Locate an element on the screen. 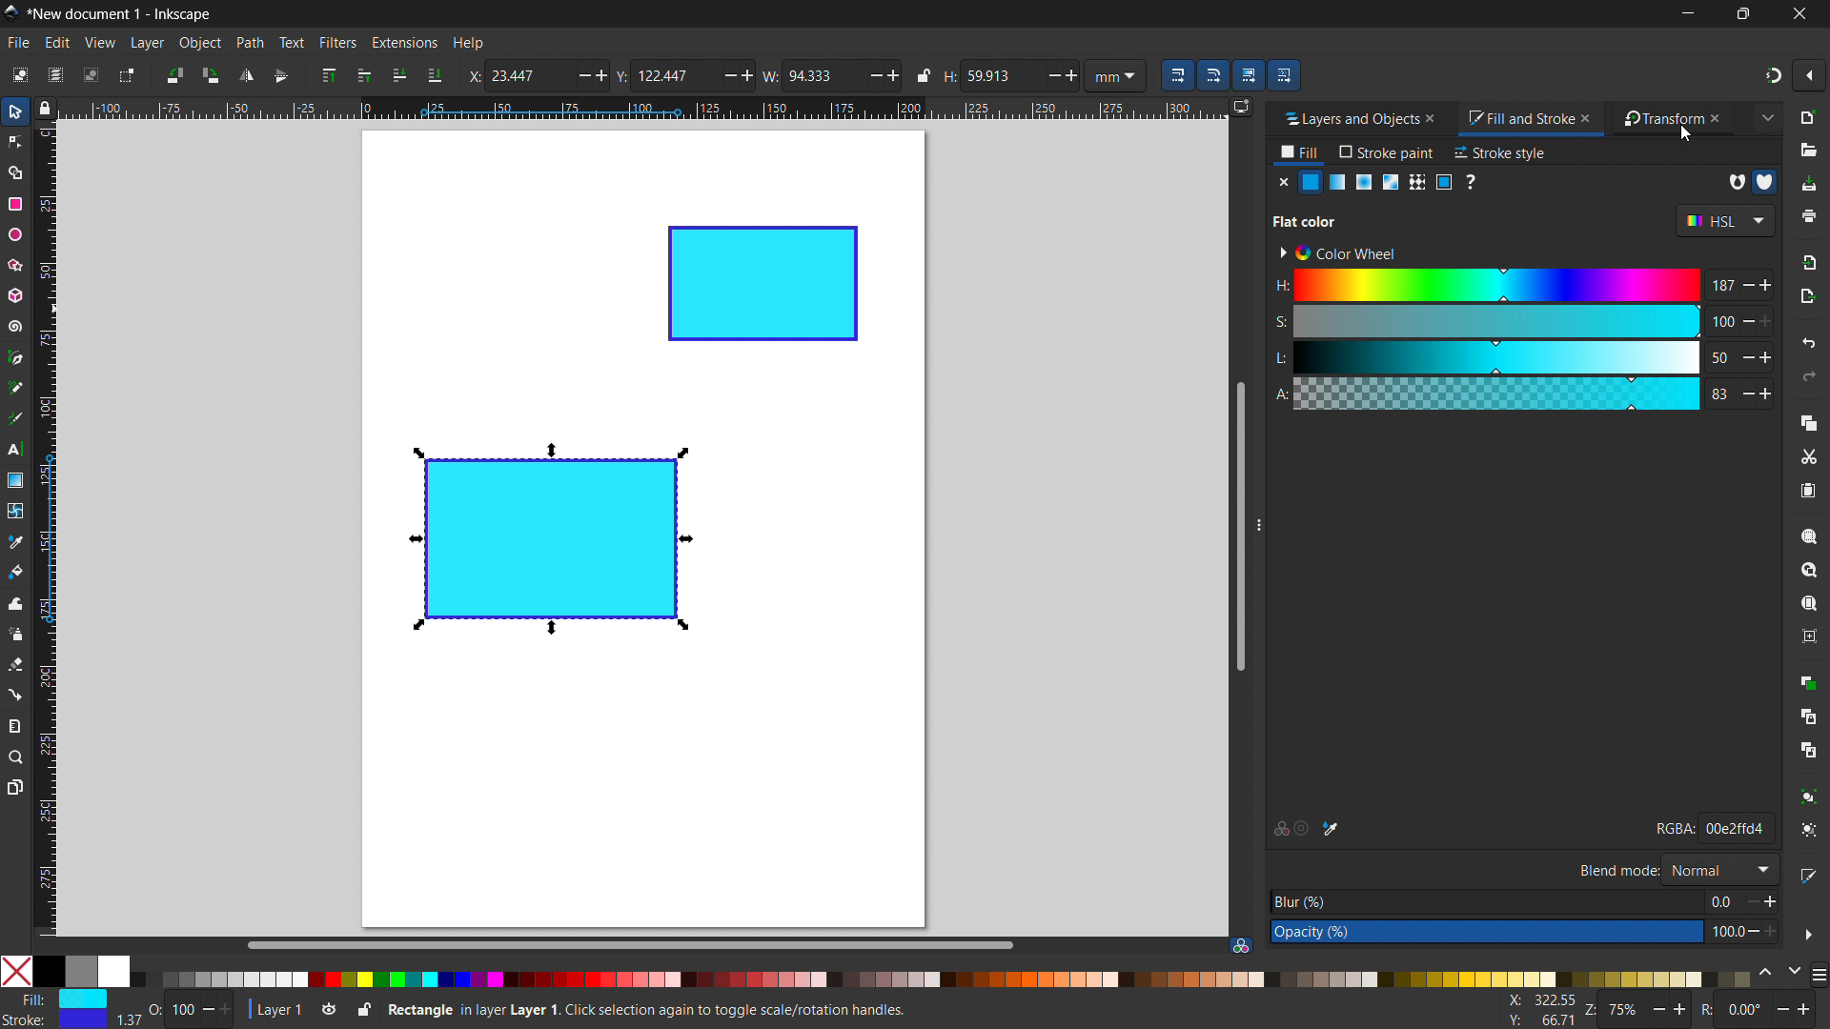 Image resolution: width=1830 pixels, height=1029 pixels. rotate 90 ccw is located at coordinates (173, 74).